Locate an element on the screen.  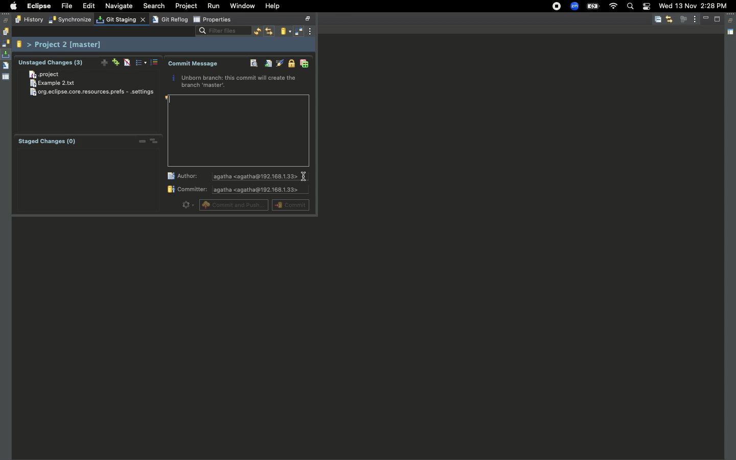
Search is located at coordinates (630, 7).